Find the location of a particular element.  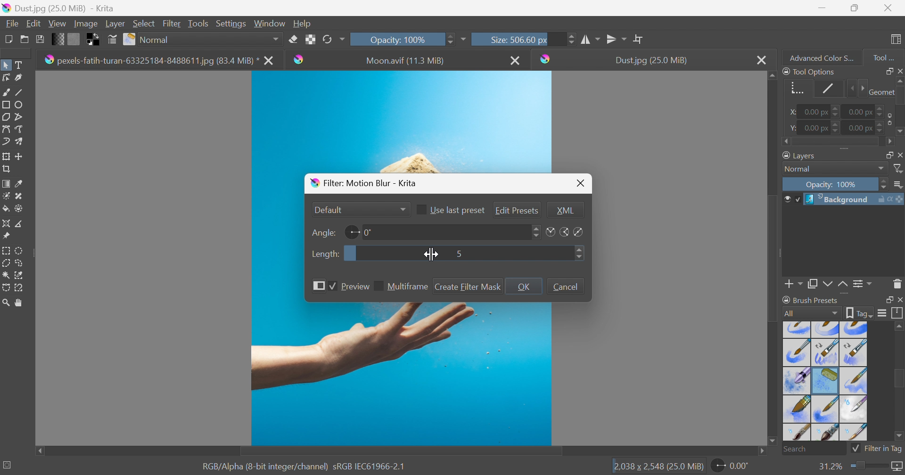

Help is located at coordinates (303, 23).